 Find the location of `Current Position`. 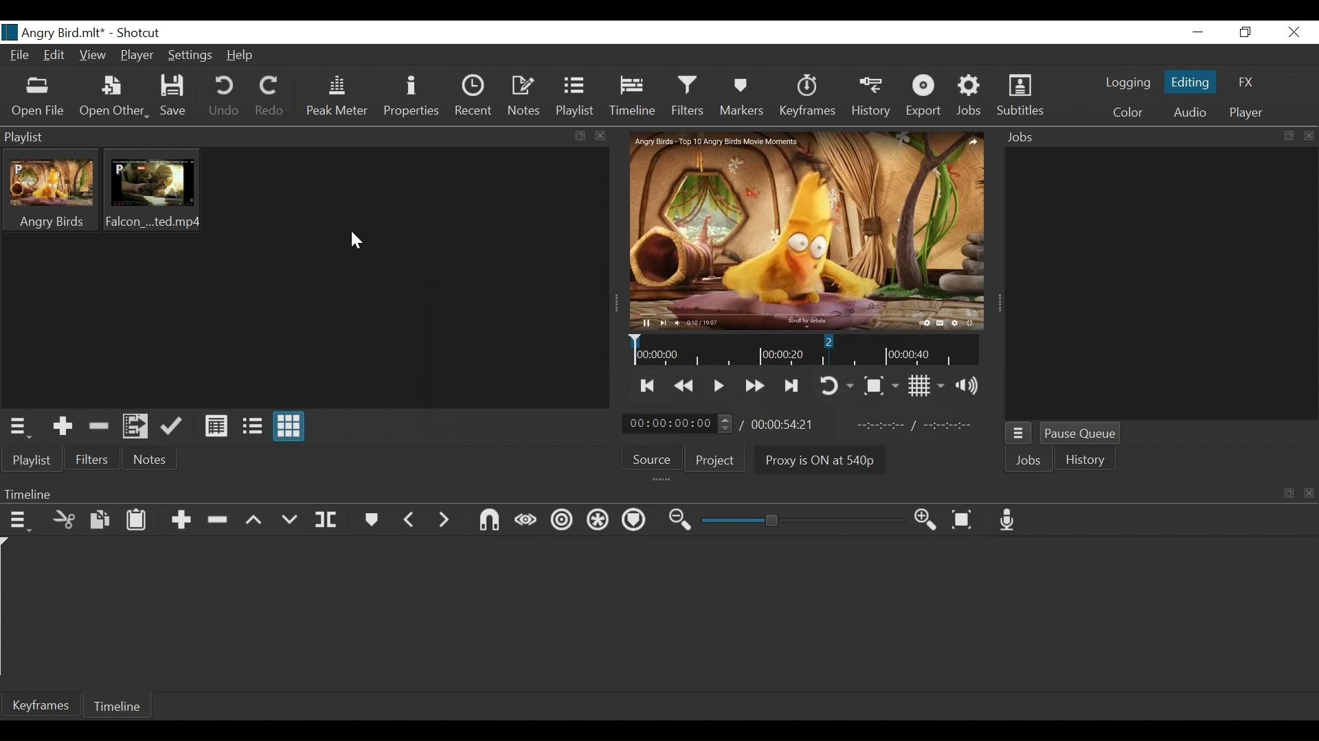

Current Position is located at coordinates (677, 423).